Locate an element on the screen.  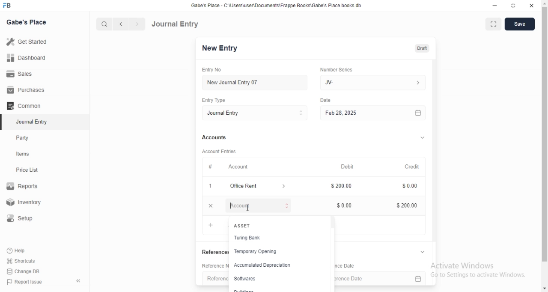
restore is located at coordinates (514, 5).